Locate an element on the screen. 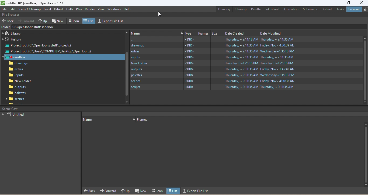 The image size is (368, 195). Library is located at coordinates (12, 34).